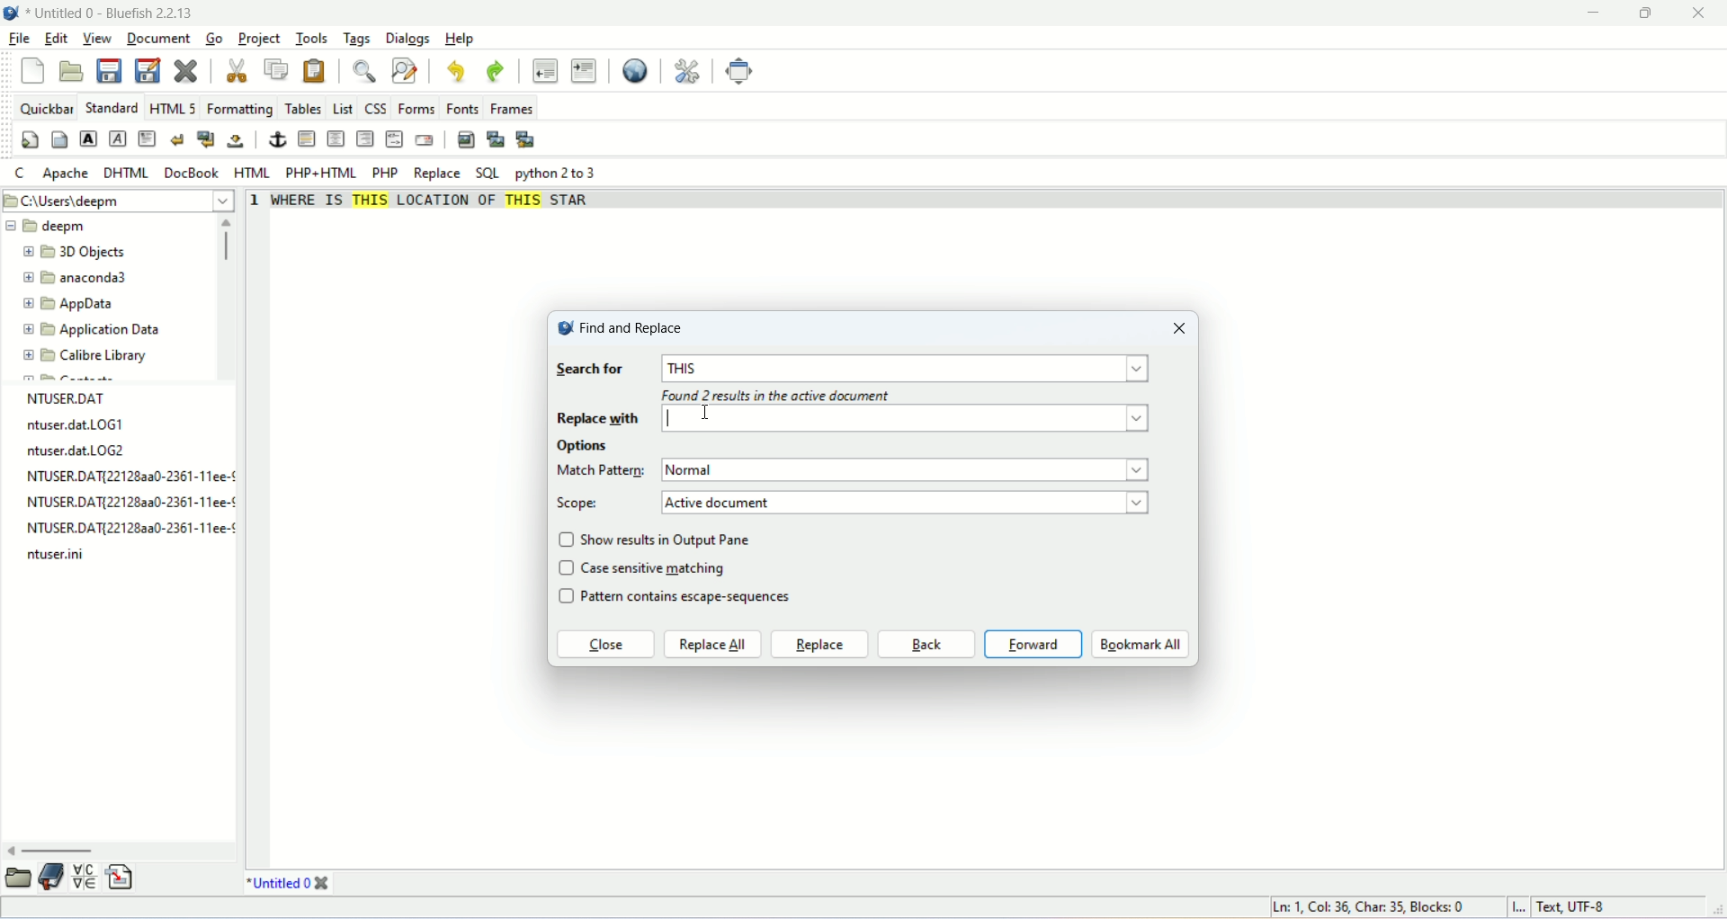  Describe the element at coordinates (364, 138) in the screenshot. I see `right justify` at that location.